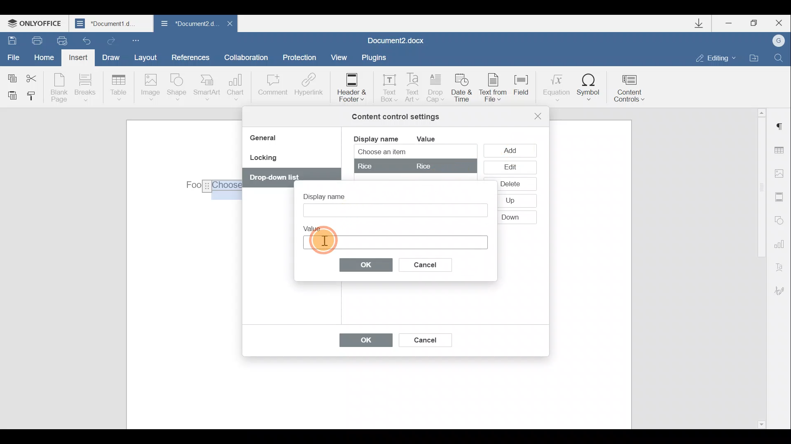  Describe the element at coordinates (178, 88) in the screenshot. I see `Shape` at that location.